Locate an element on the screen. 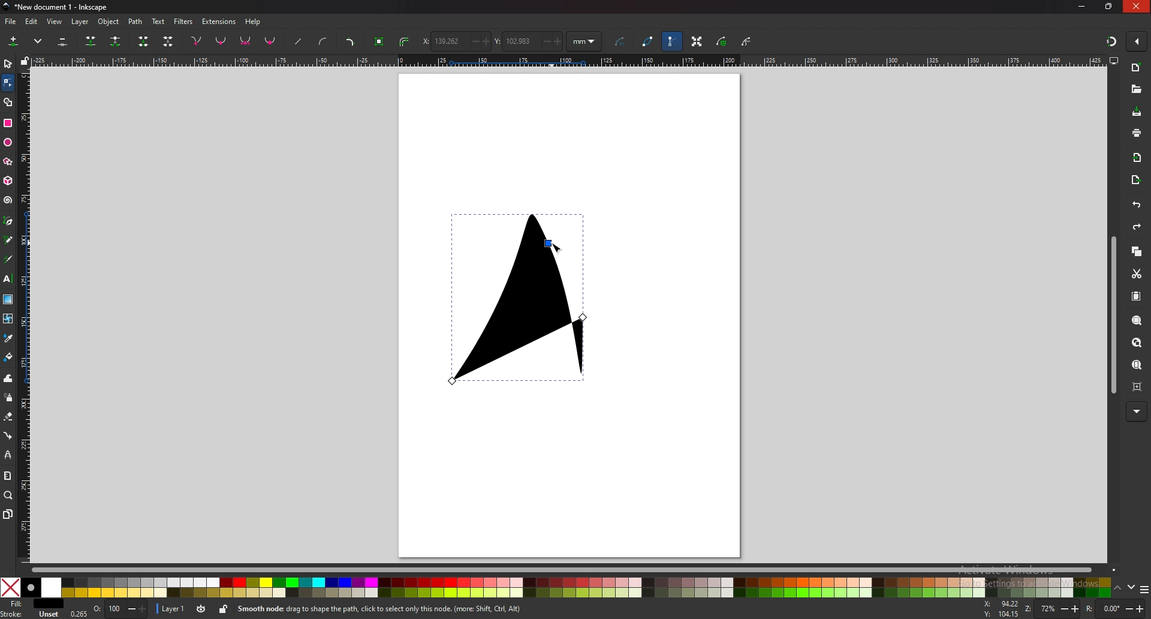  lock guides is located at coordinates (25, 61).